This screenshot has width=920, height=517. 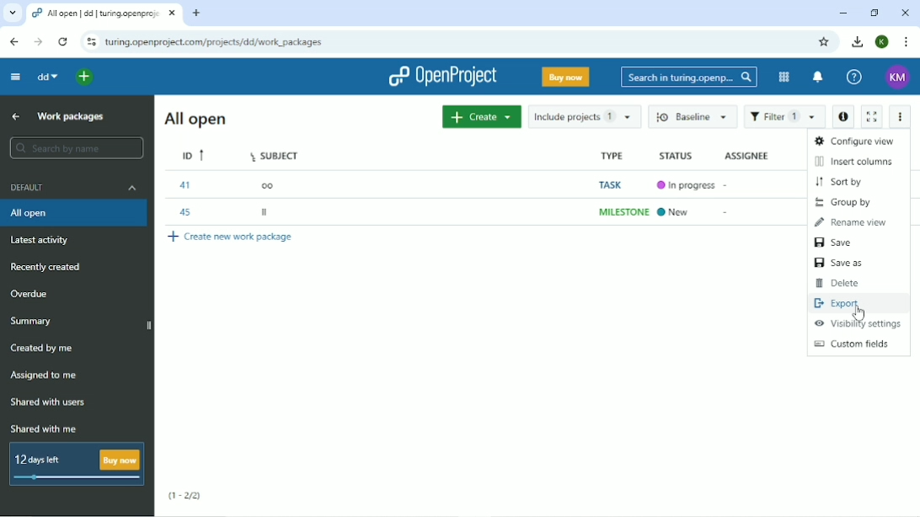 I want to click on Current tab, so click(x=106, y=13).